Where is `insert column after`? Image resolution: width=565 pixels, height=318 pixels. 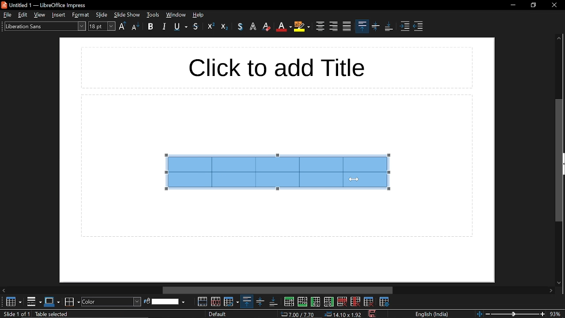 insert column after is located at coordinates (329, 302).